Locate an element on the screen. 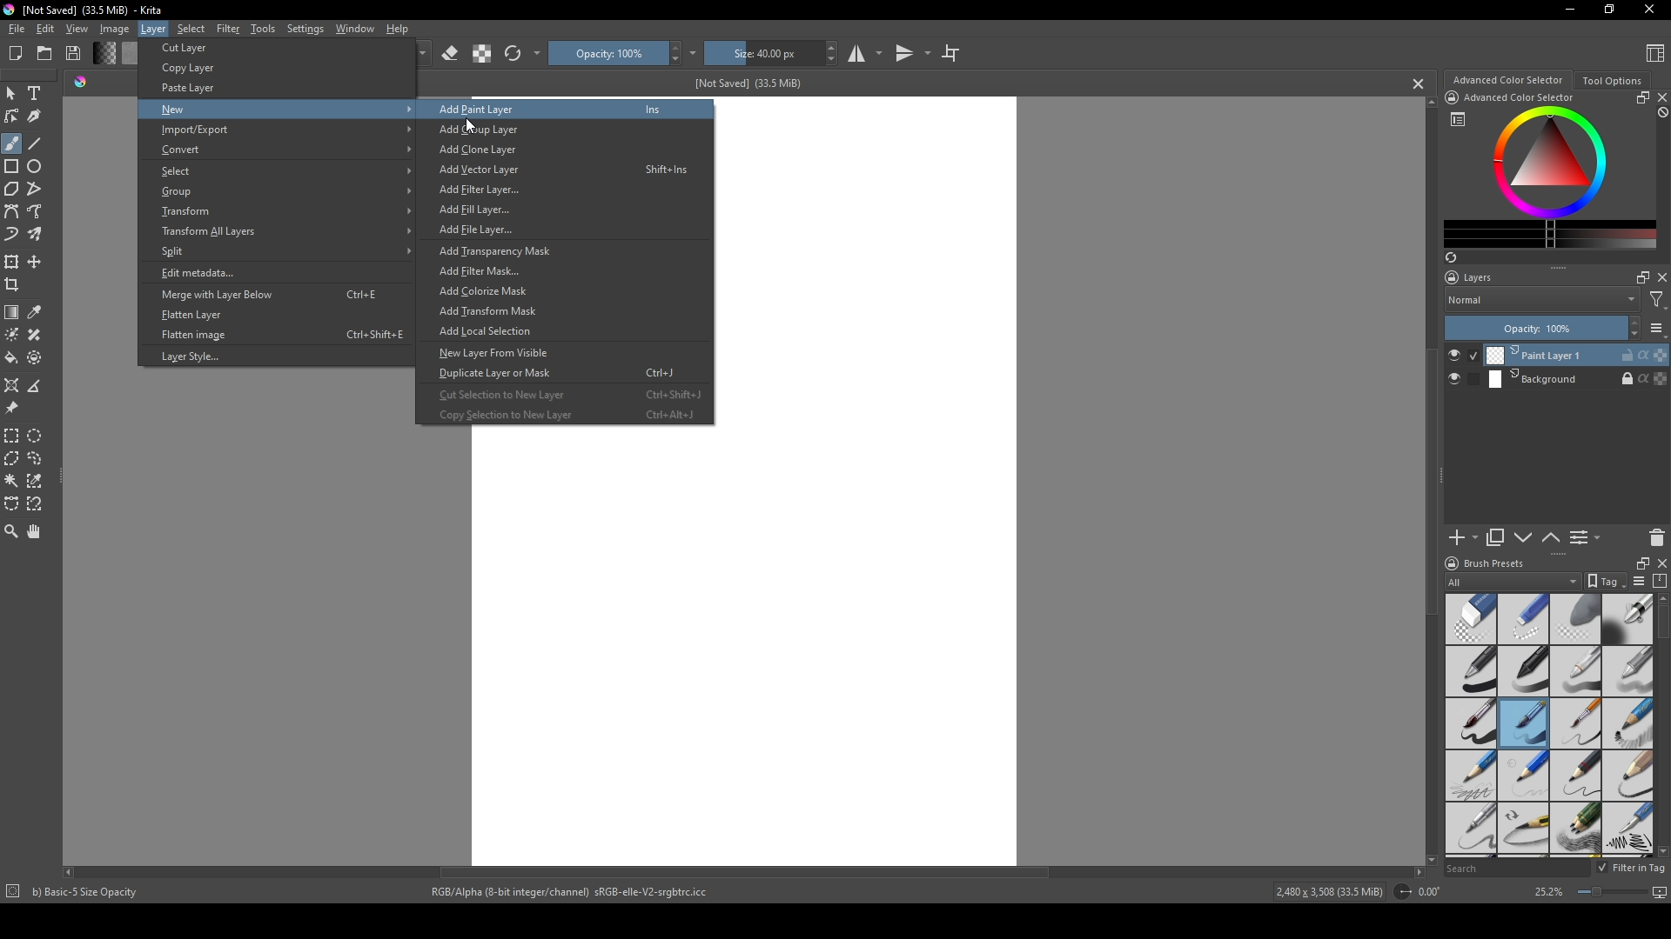 The height and width of the screenshot is (939, 1671). rectangular is located at coordinates (12, 435).